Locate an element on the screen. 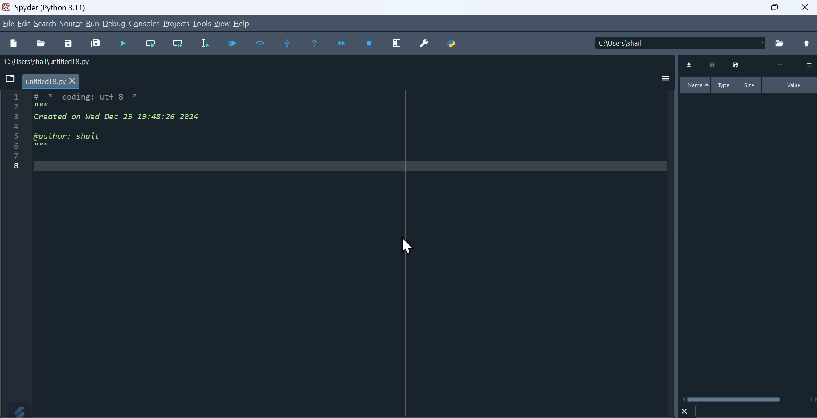 The image size is (817, 418). Download is located at coordinates (690, 65).